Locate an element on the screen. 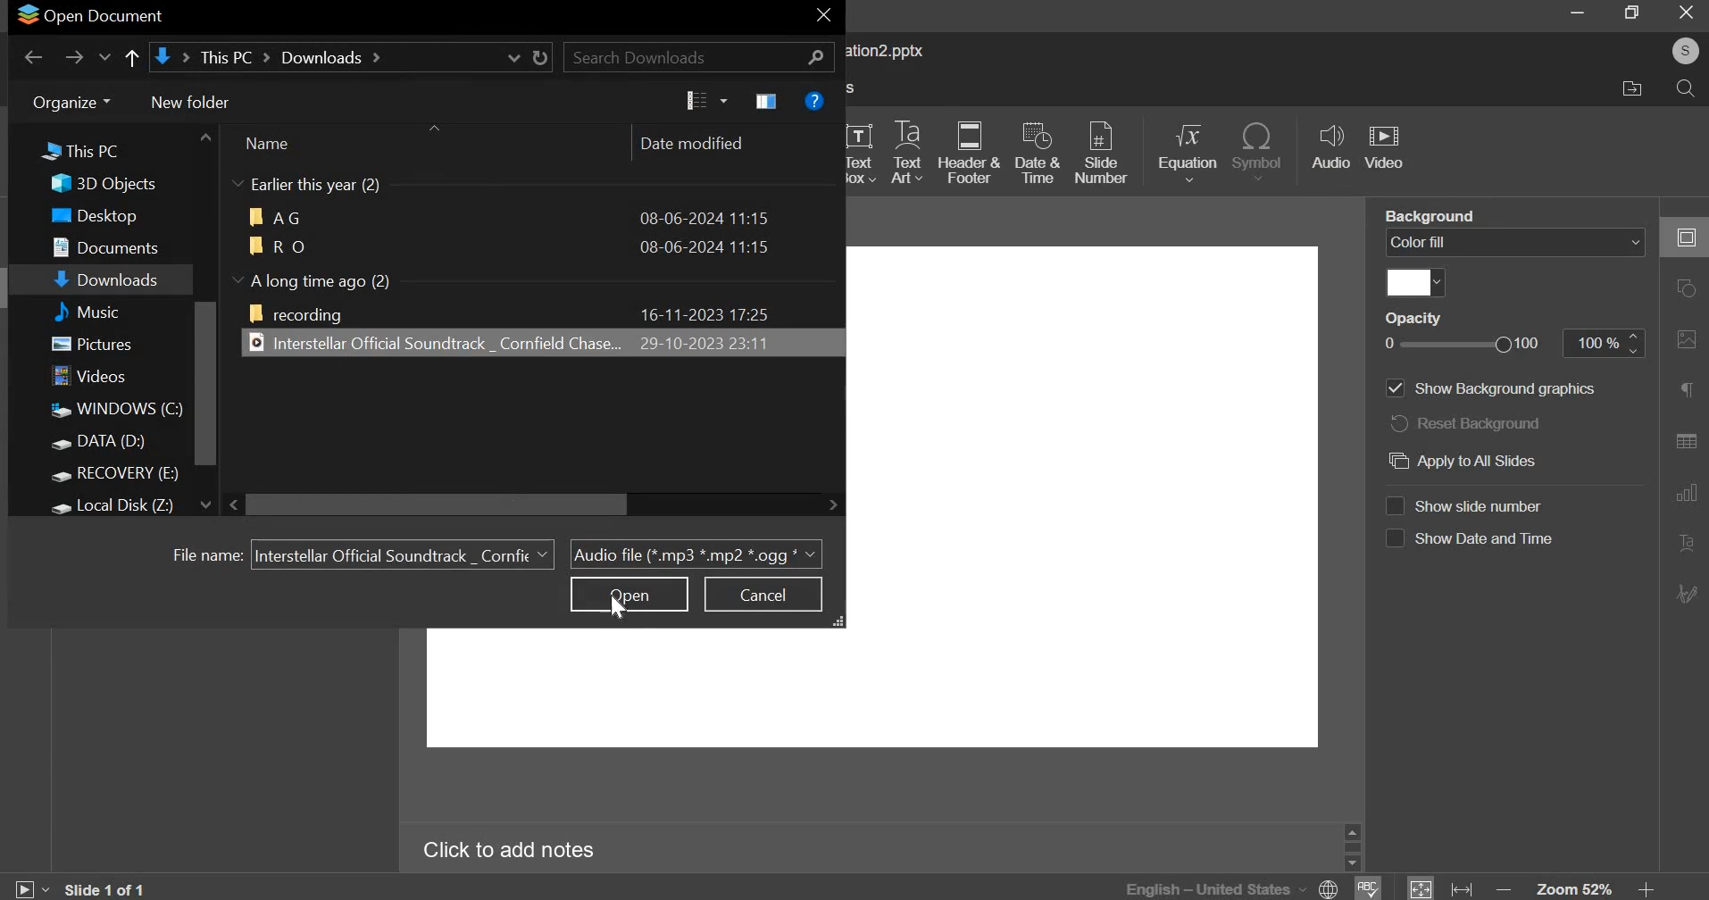 The height and width of the screenshot is (900, 1709). 3D Objects is located at coordinates (102, 184).